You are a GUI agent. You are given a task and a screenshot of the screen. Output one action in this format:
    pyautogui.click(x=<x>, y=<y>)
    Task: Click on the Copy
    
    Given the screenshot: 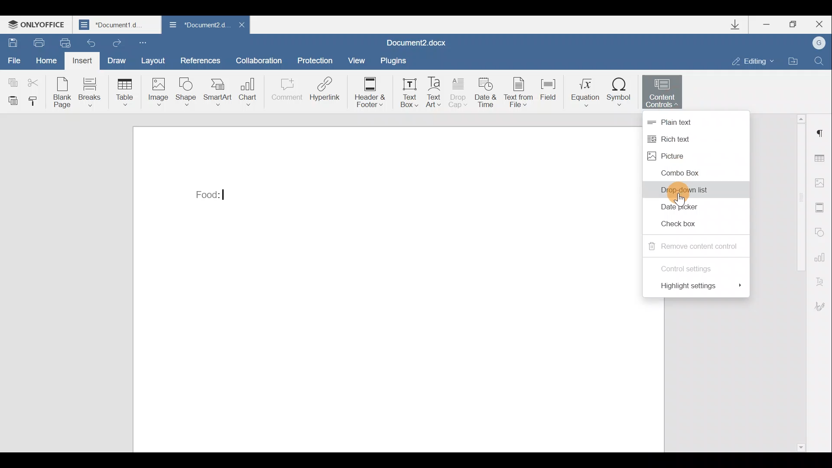 What is the action you would take?
    pyautogui.click(x=12, y=81)
    